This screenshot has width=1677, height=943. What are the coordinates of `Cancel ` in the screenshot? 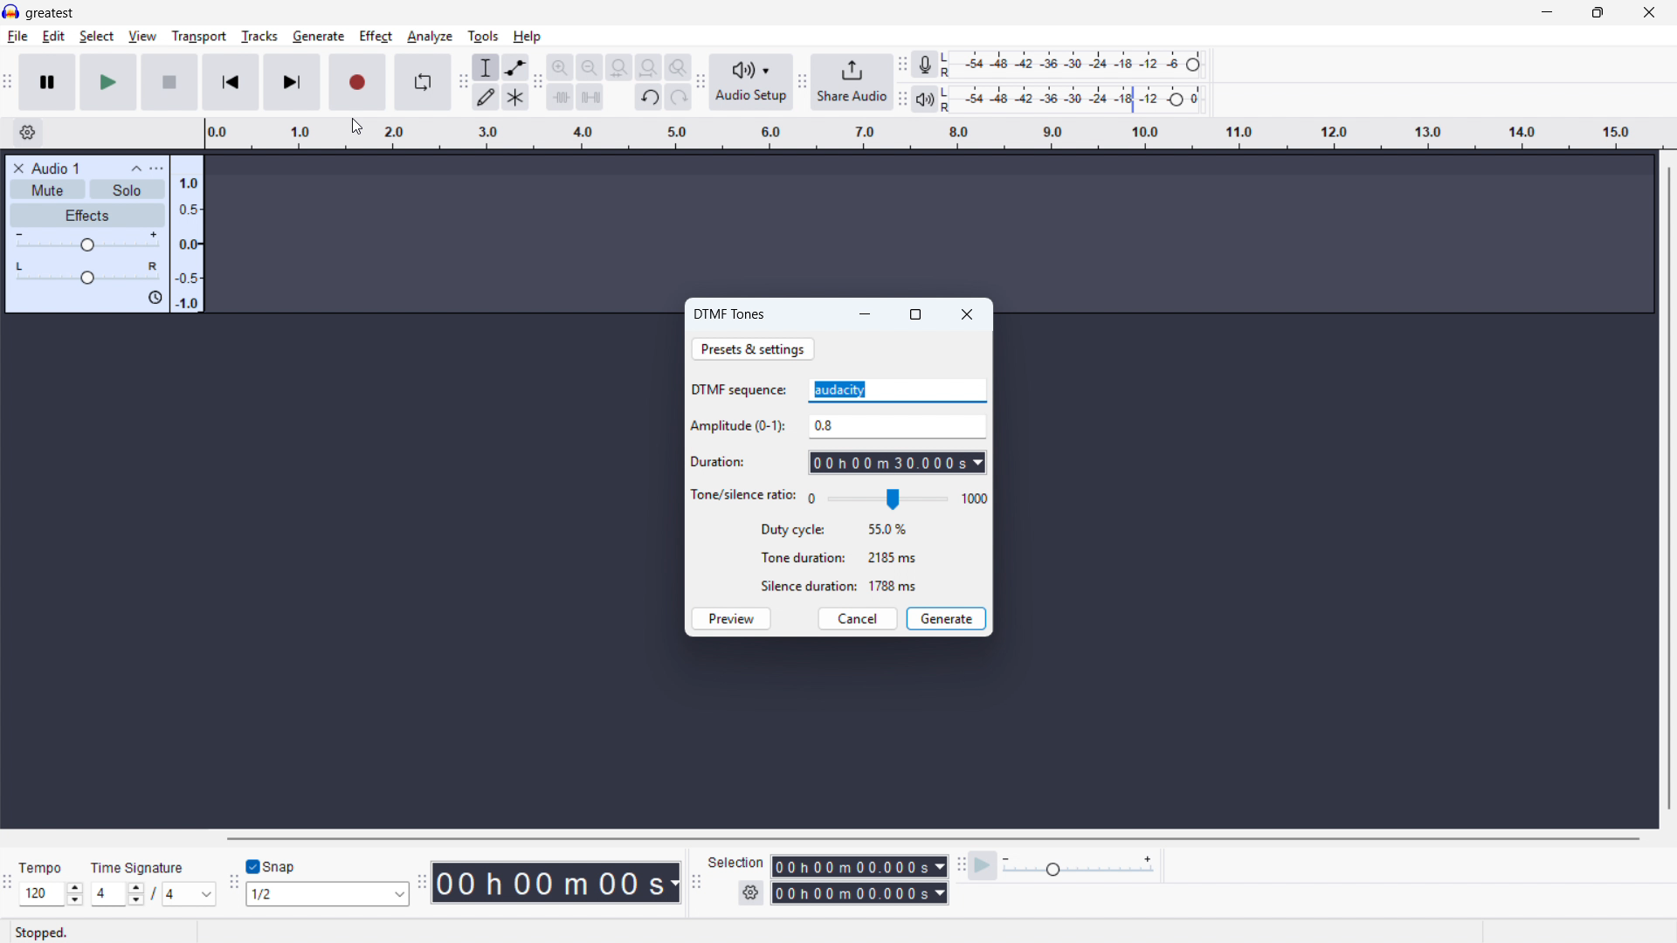 It's located at (859, 618).